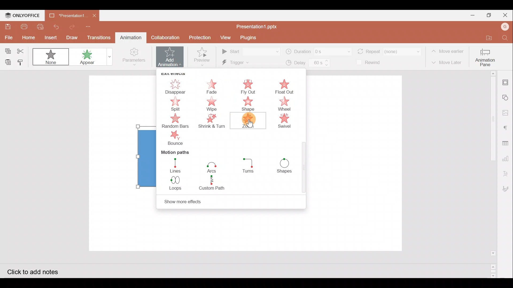 Image resolution: width=513 pixels, height=288 pixels. Describe the element at coordinates (173, 152) in the screenshot. I see `Motion paths` at that location.